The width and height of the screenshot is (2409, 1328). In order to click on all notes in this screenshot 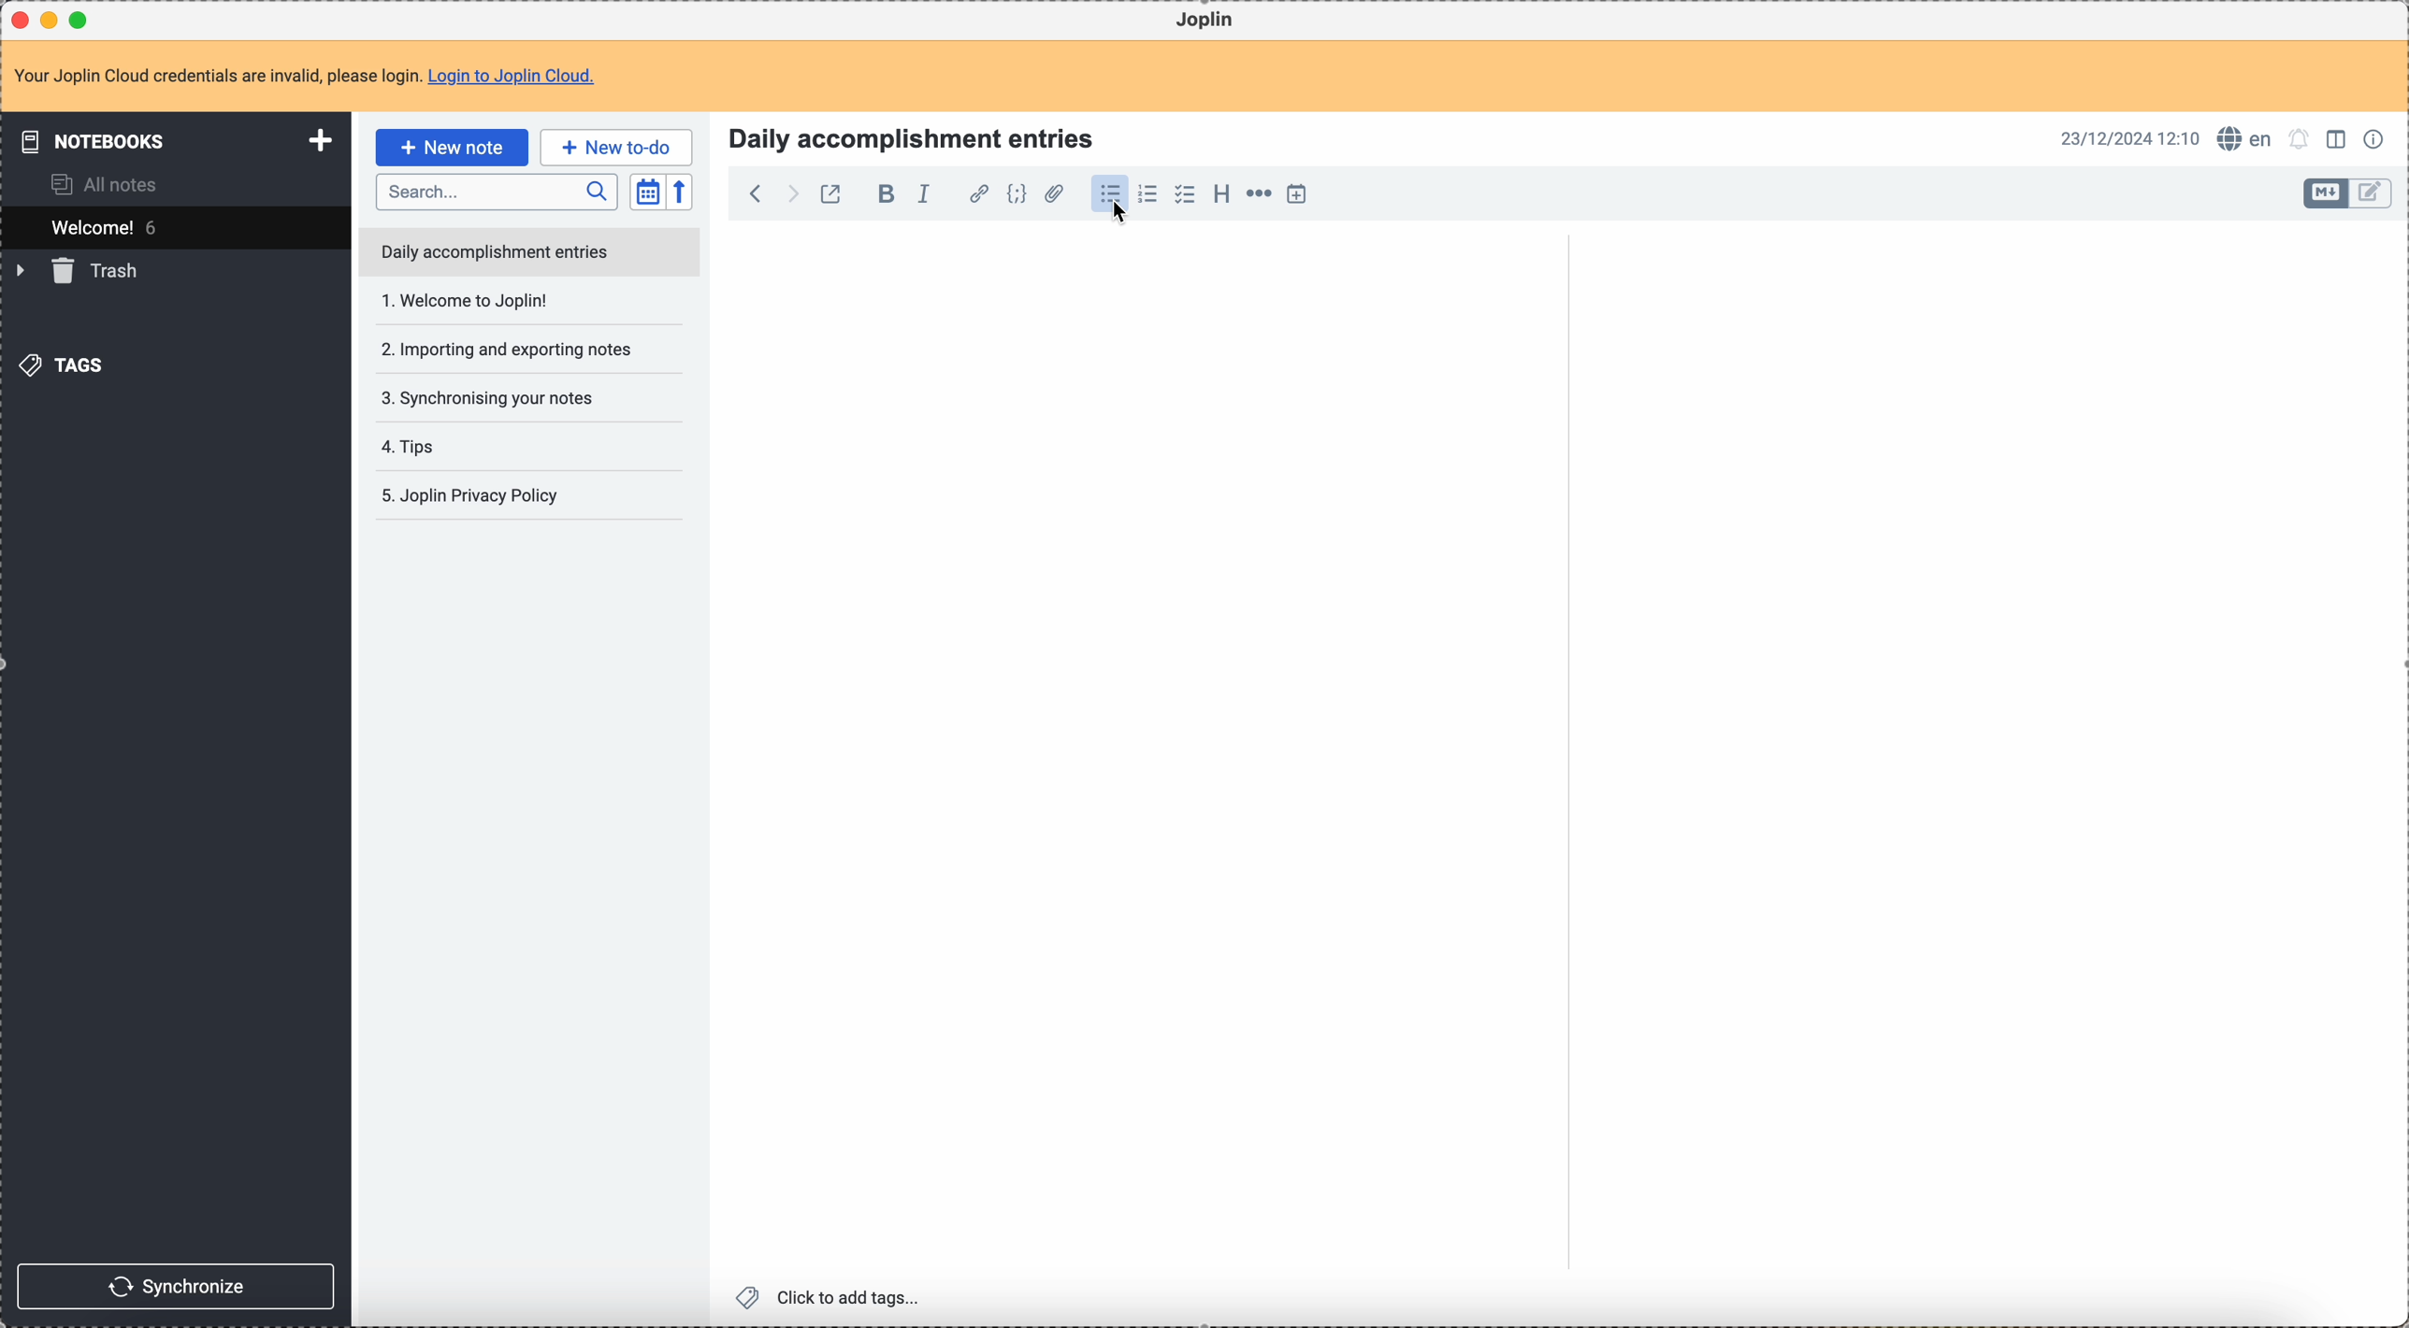, I will do `click(96, 184)`.